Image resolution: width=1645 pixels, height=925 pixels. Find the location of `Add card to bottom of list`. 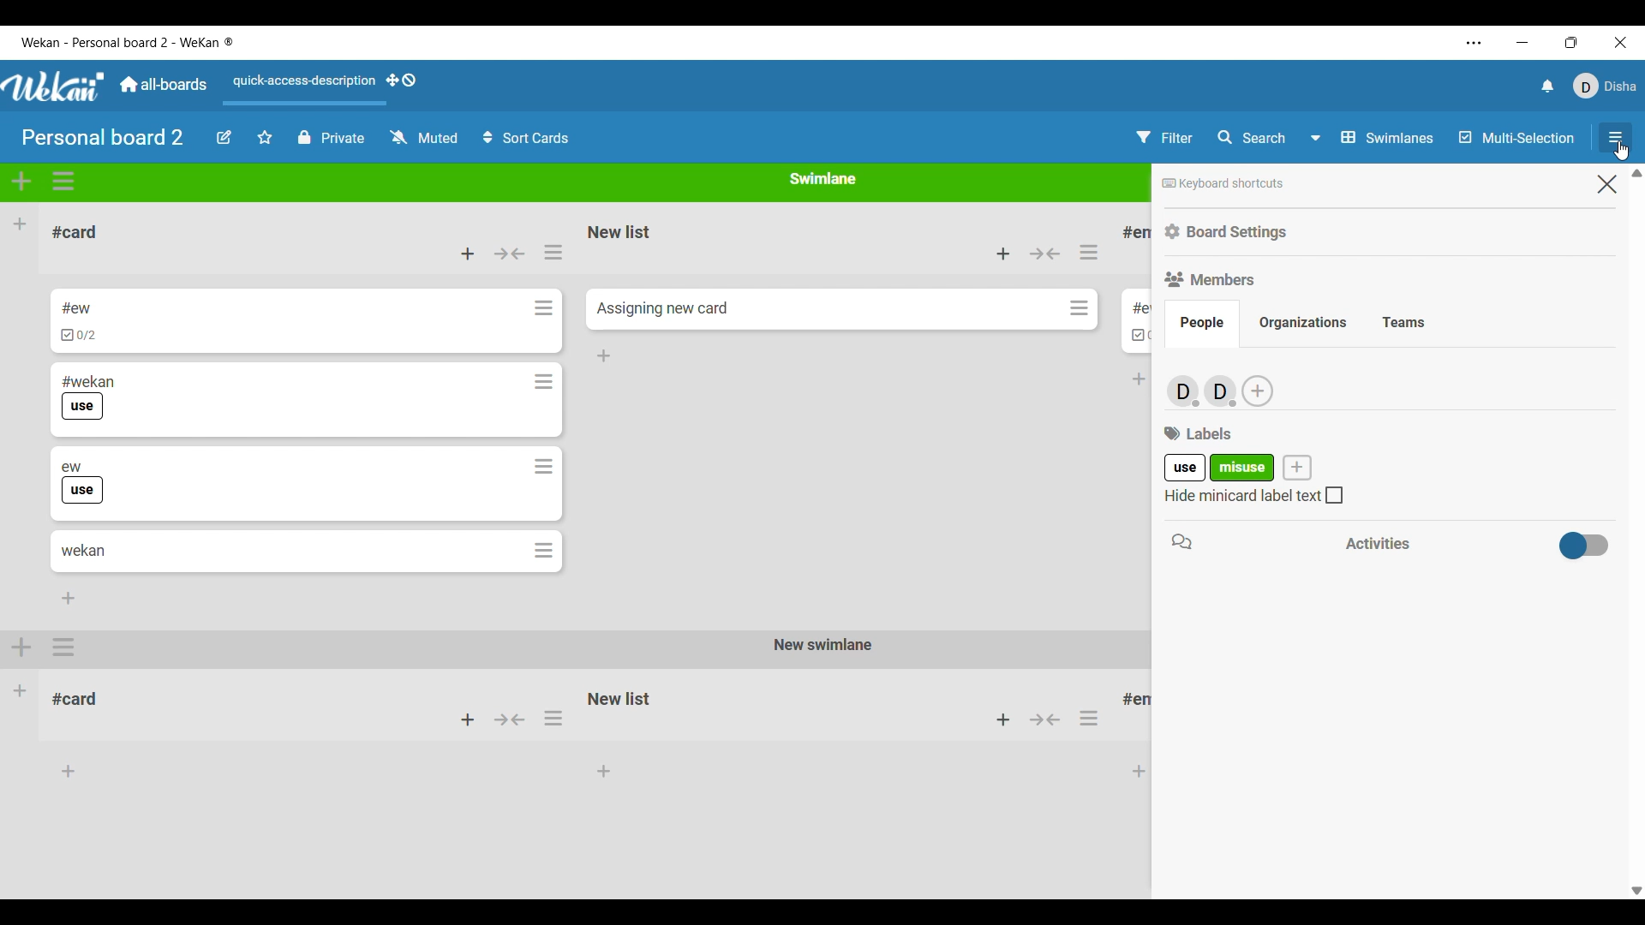

Add card to bottom of list is located at coordinates (604, 356).